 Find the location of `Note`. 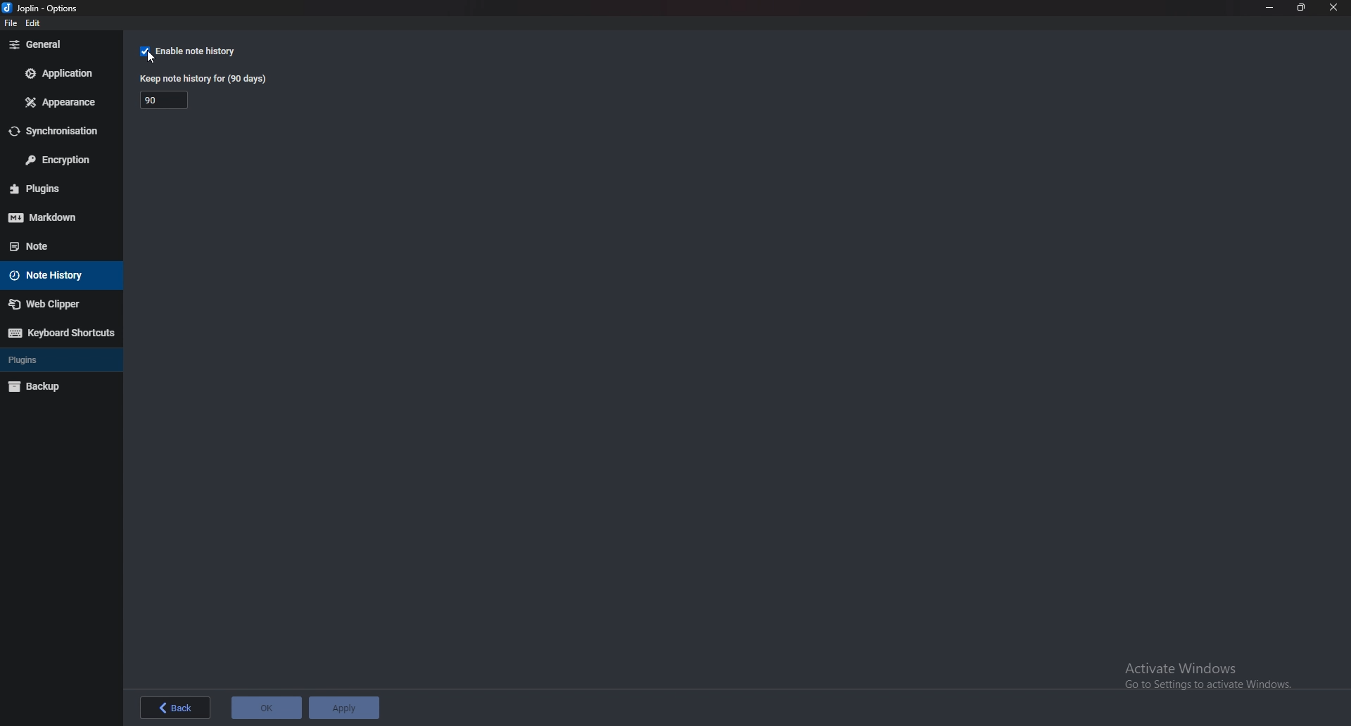

Note is located at coordinates (53, 245).